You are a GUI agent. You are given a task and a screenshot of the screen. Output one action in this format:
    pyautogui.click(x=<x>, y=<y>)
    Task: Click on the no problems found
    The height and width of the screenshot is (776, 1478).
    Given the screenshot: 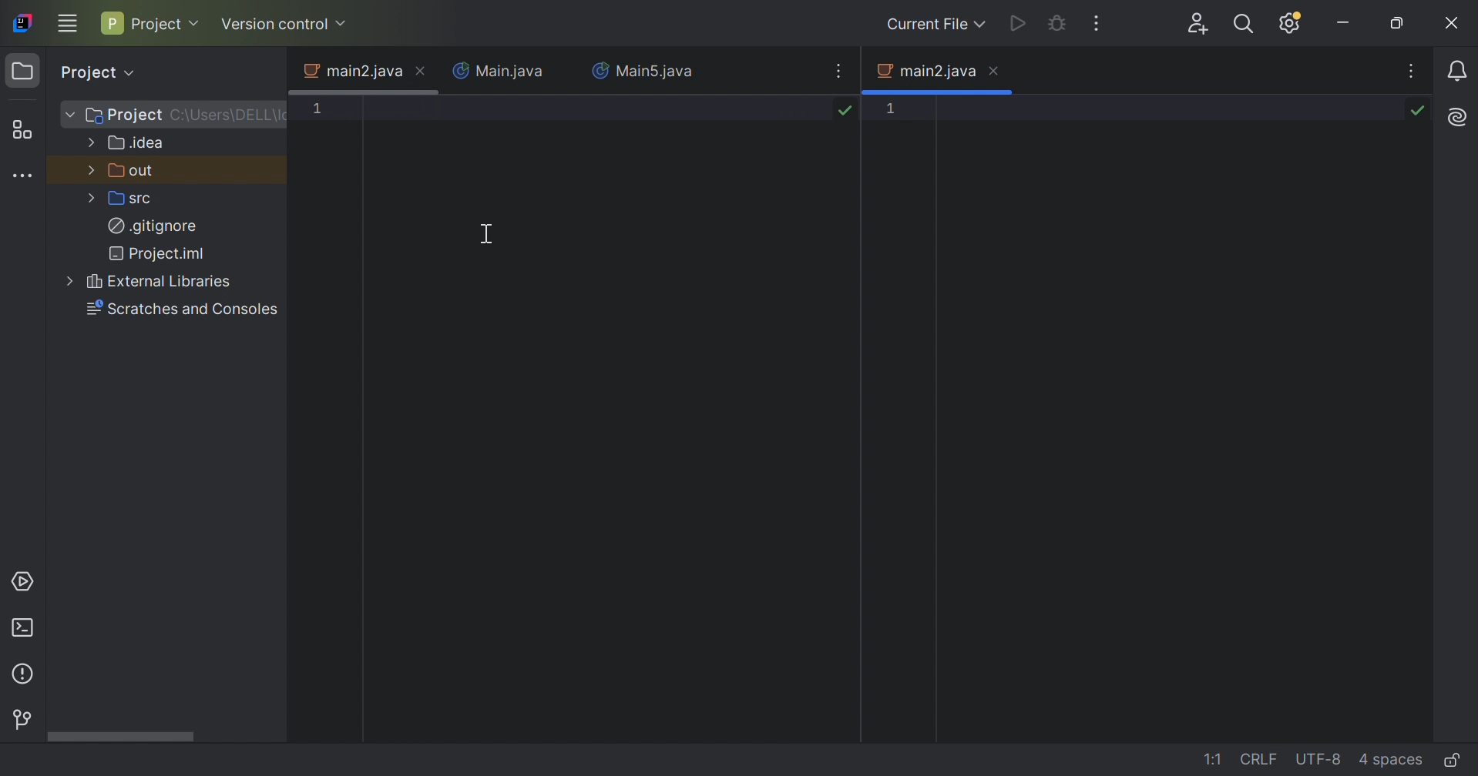 What is the action you would take?
    pyautogui.click(x=845, y=110)
    